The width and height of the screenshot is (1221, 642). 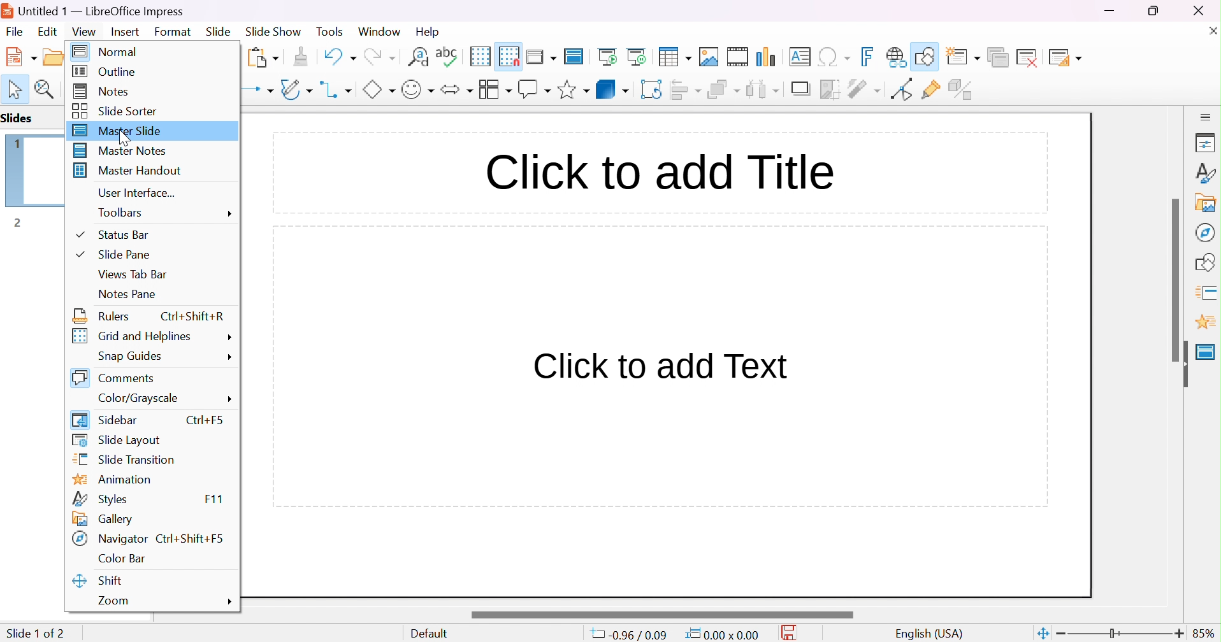 What do you see at coordinates (768, 57) in the screenshot?
I see `insert chart` at bounding box center [768, 57].